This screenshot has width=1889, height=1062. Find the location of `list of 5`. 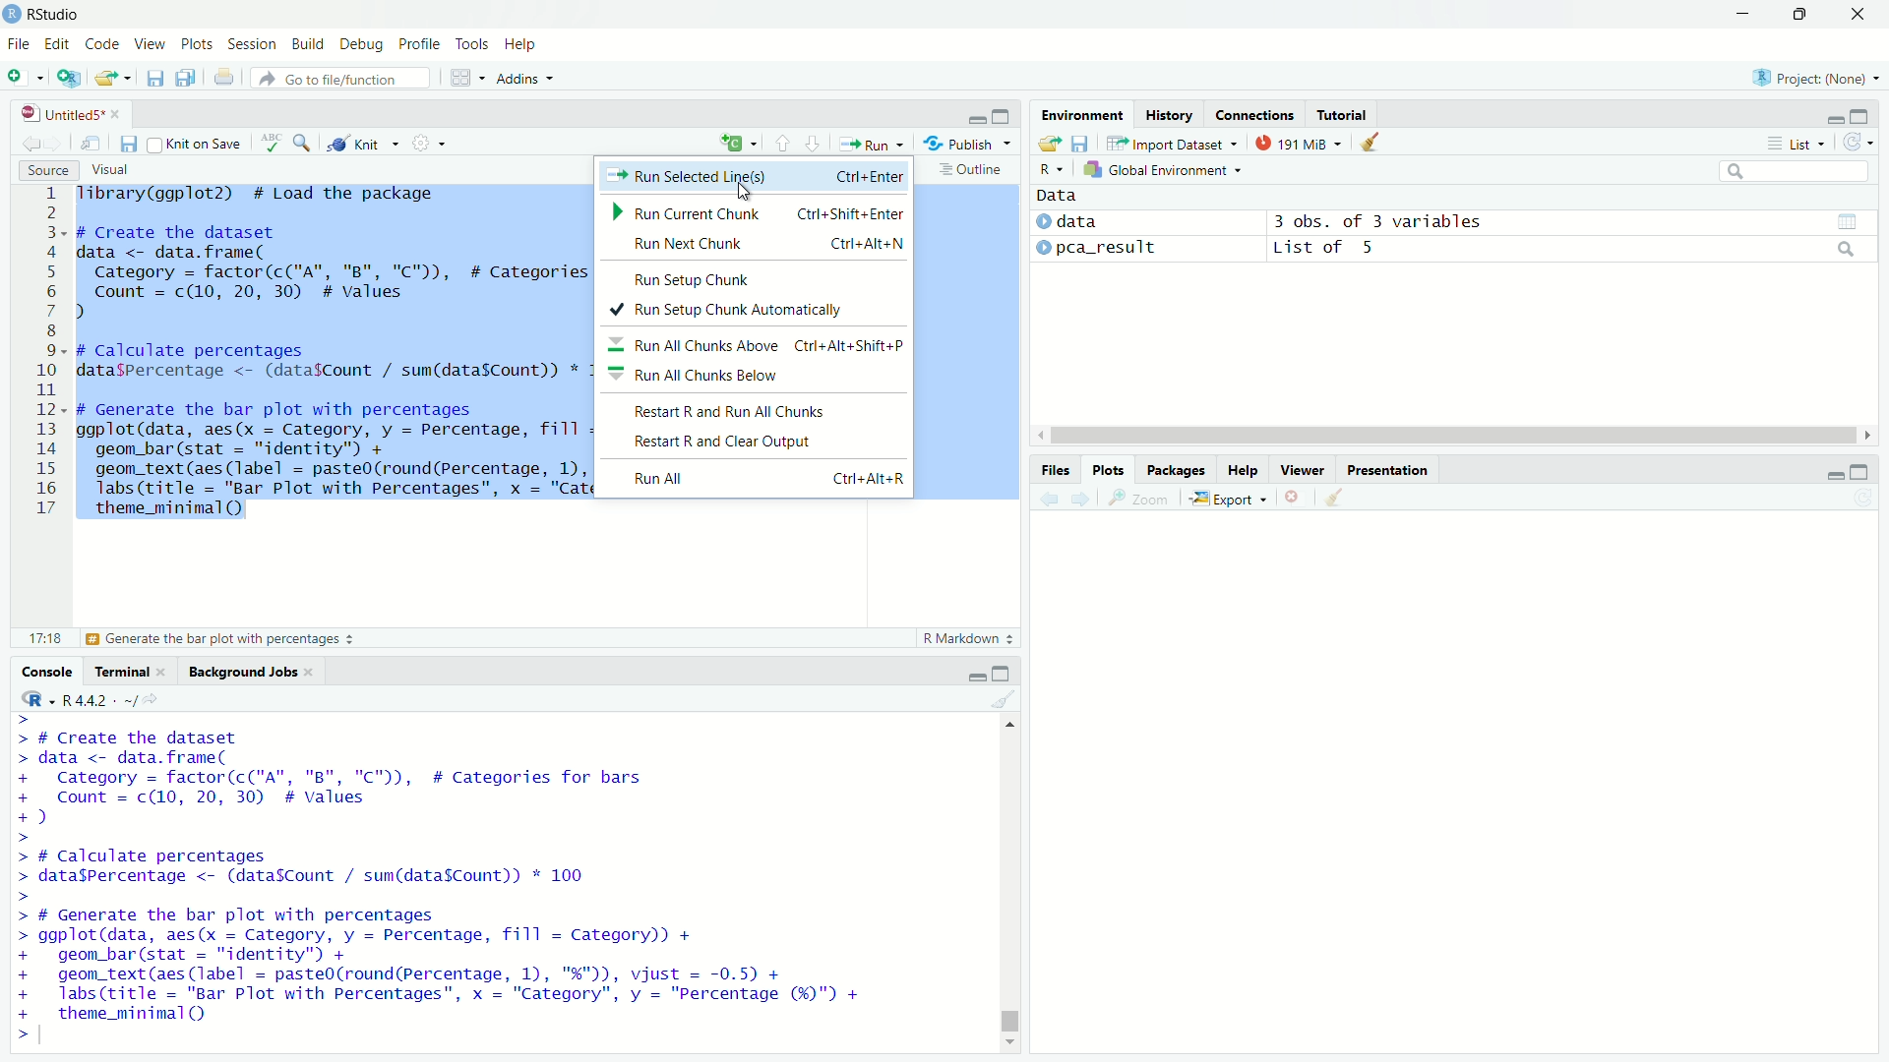

list of 5 is located at coordinates (1568, 248).